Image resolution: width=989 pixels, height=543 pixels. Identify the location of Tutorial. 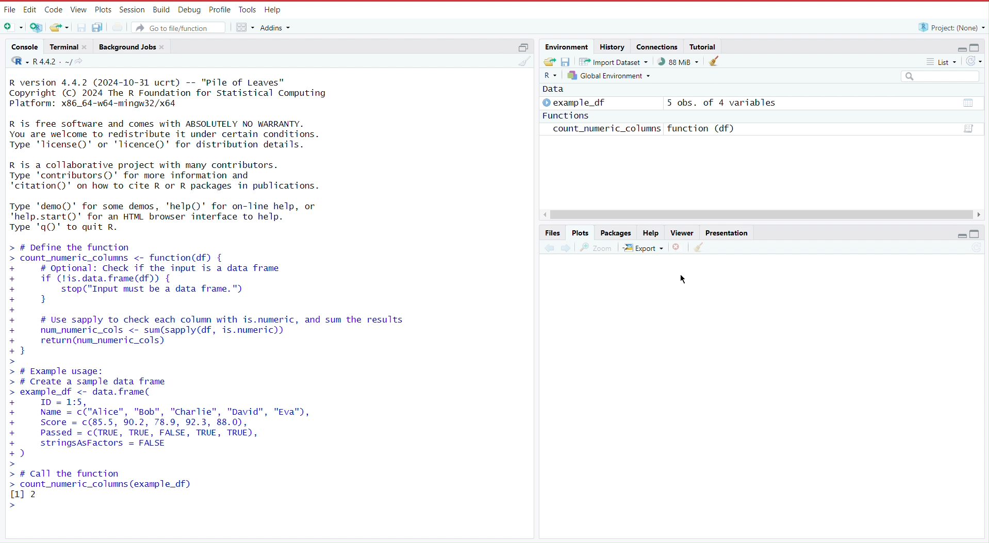
(704, 46).